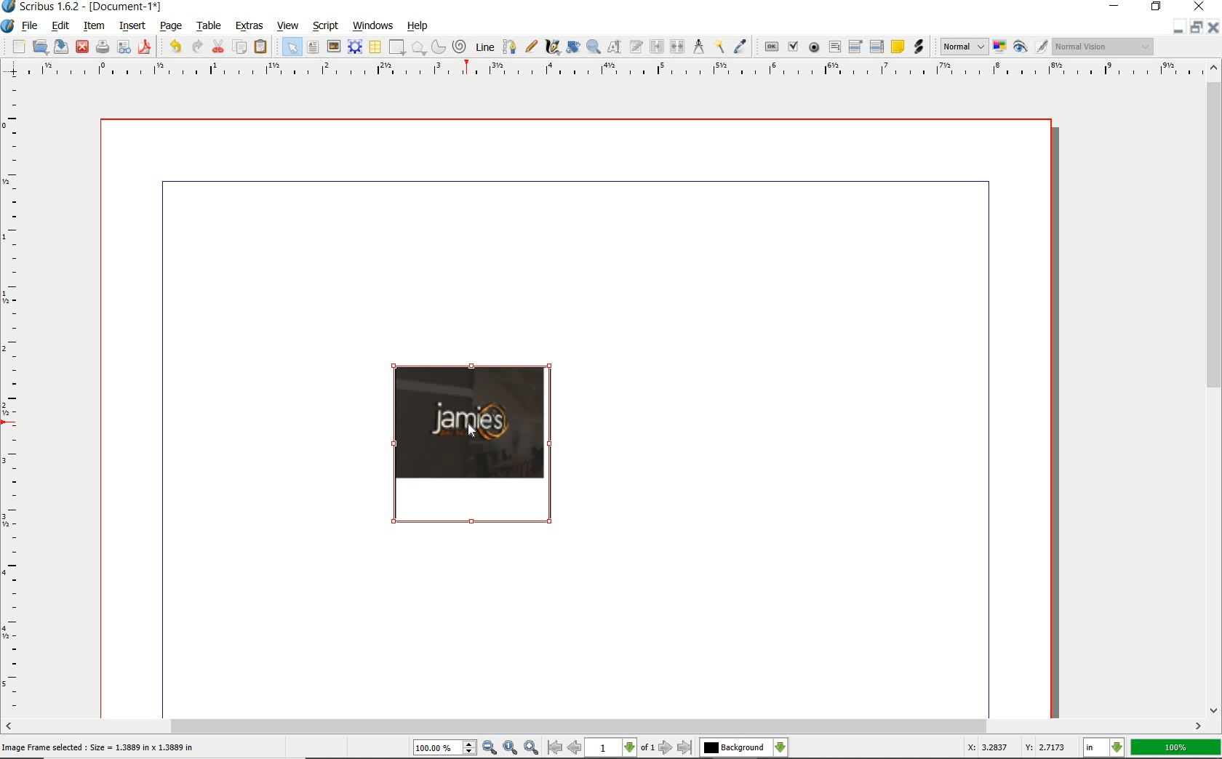 The height and width of the screenshot is (759, 1222). What do you see at coordinates (174, 47) in the screenshot?
I see `REDO` at bounding box center [174, 47].